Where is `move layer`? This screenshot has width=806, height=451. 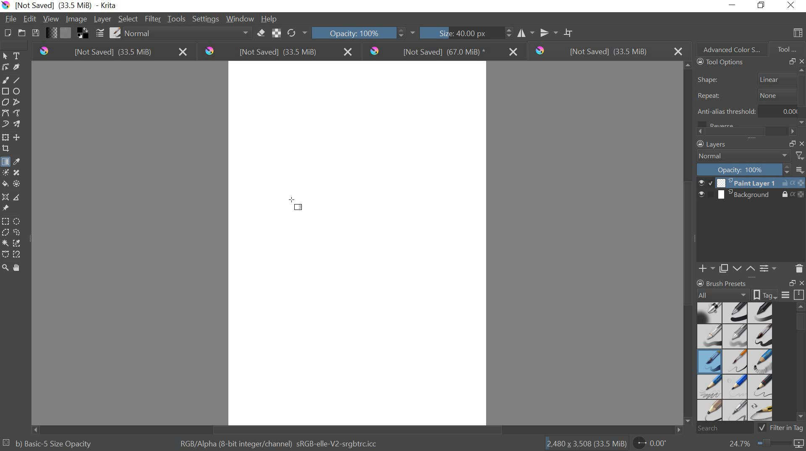 move layer is located at coordinates (18, 138).